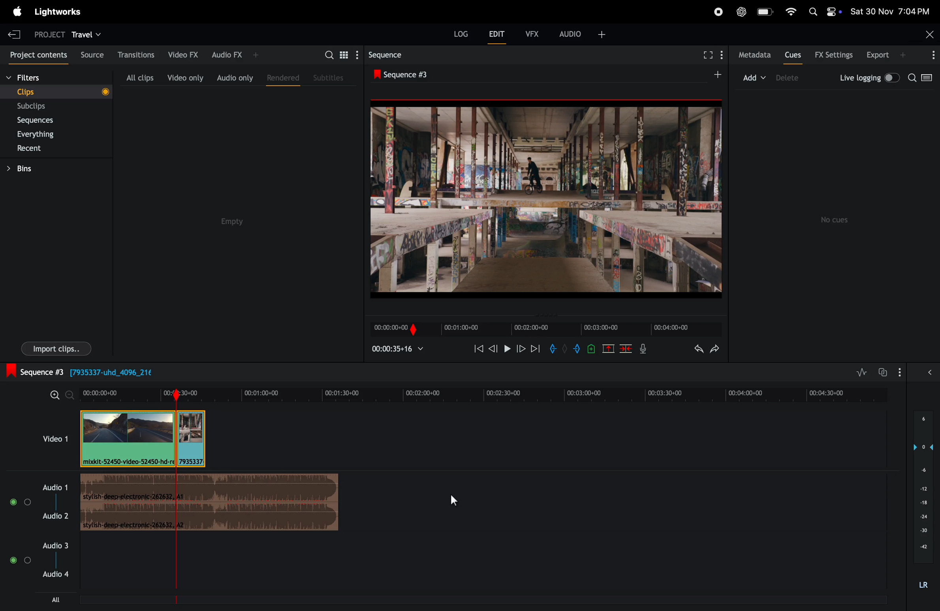  Describe the element at coordinates (765, 12) in the screenshot. I see `battery` at that location.